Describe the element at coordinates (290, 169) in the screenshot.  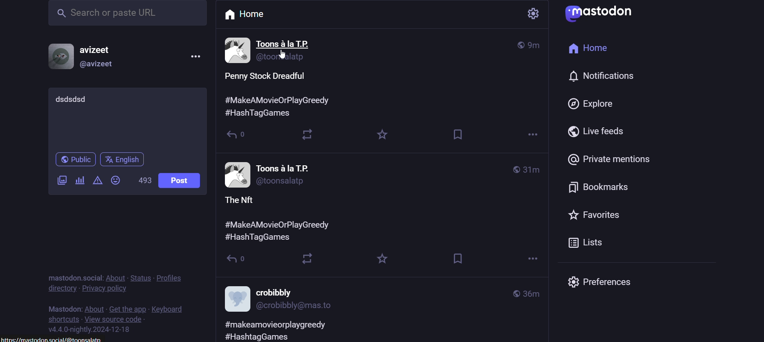
I see `` at that location.